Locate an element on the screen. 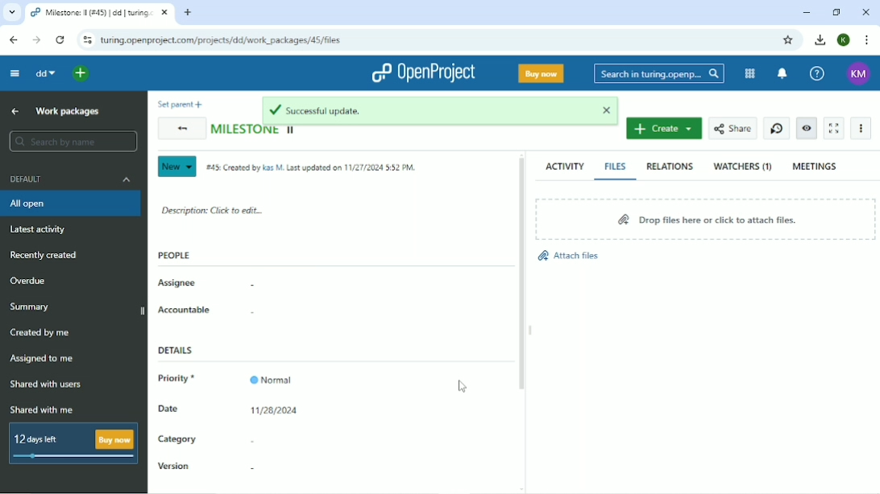  Details is located at coordinates (180, 351).